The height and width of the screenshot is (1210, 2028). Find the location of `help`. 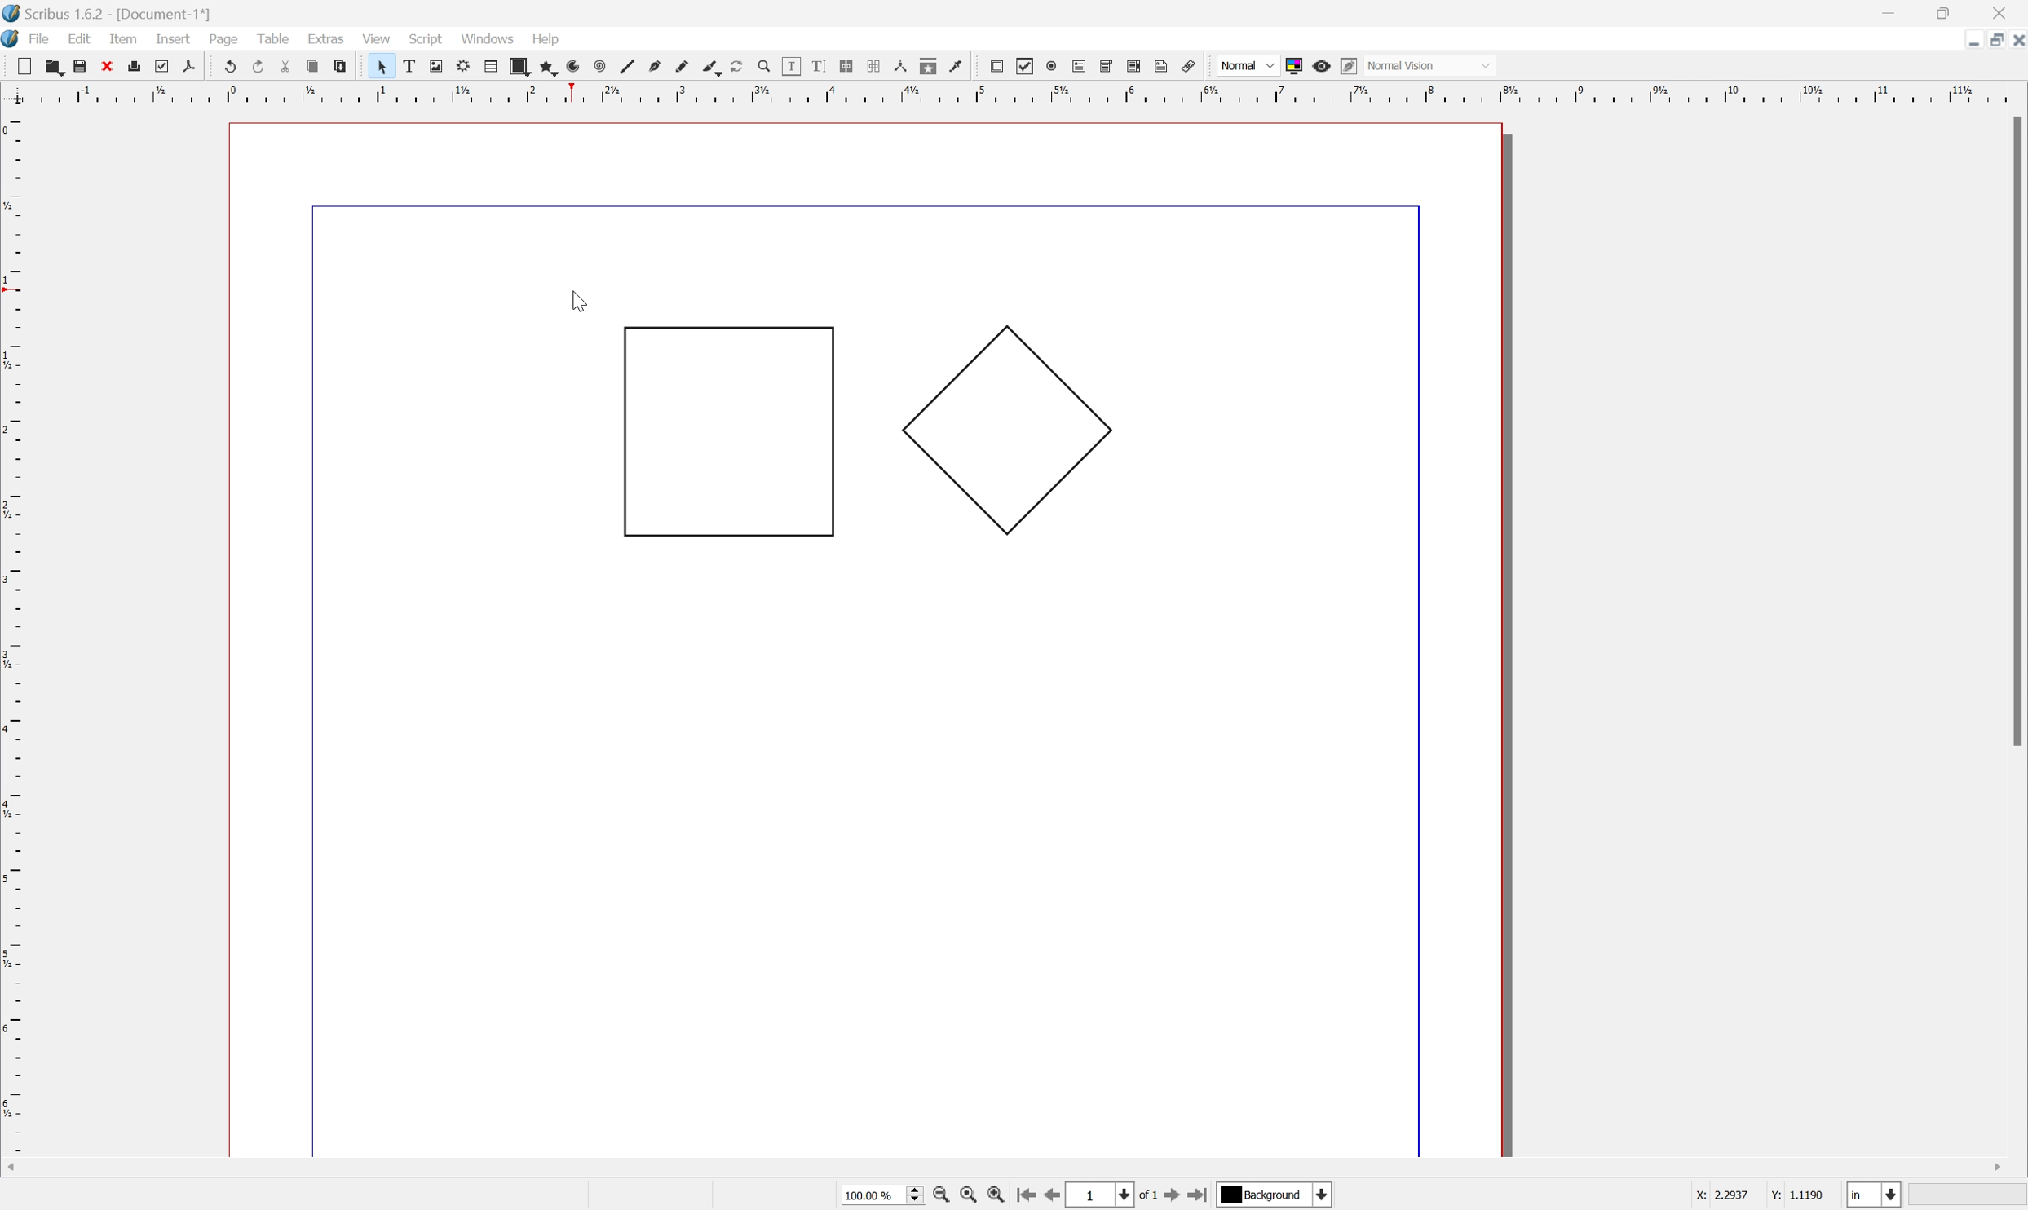

help is located at coordinates (549, 40).